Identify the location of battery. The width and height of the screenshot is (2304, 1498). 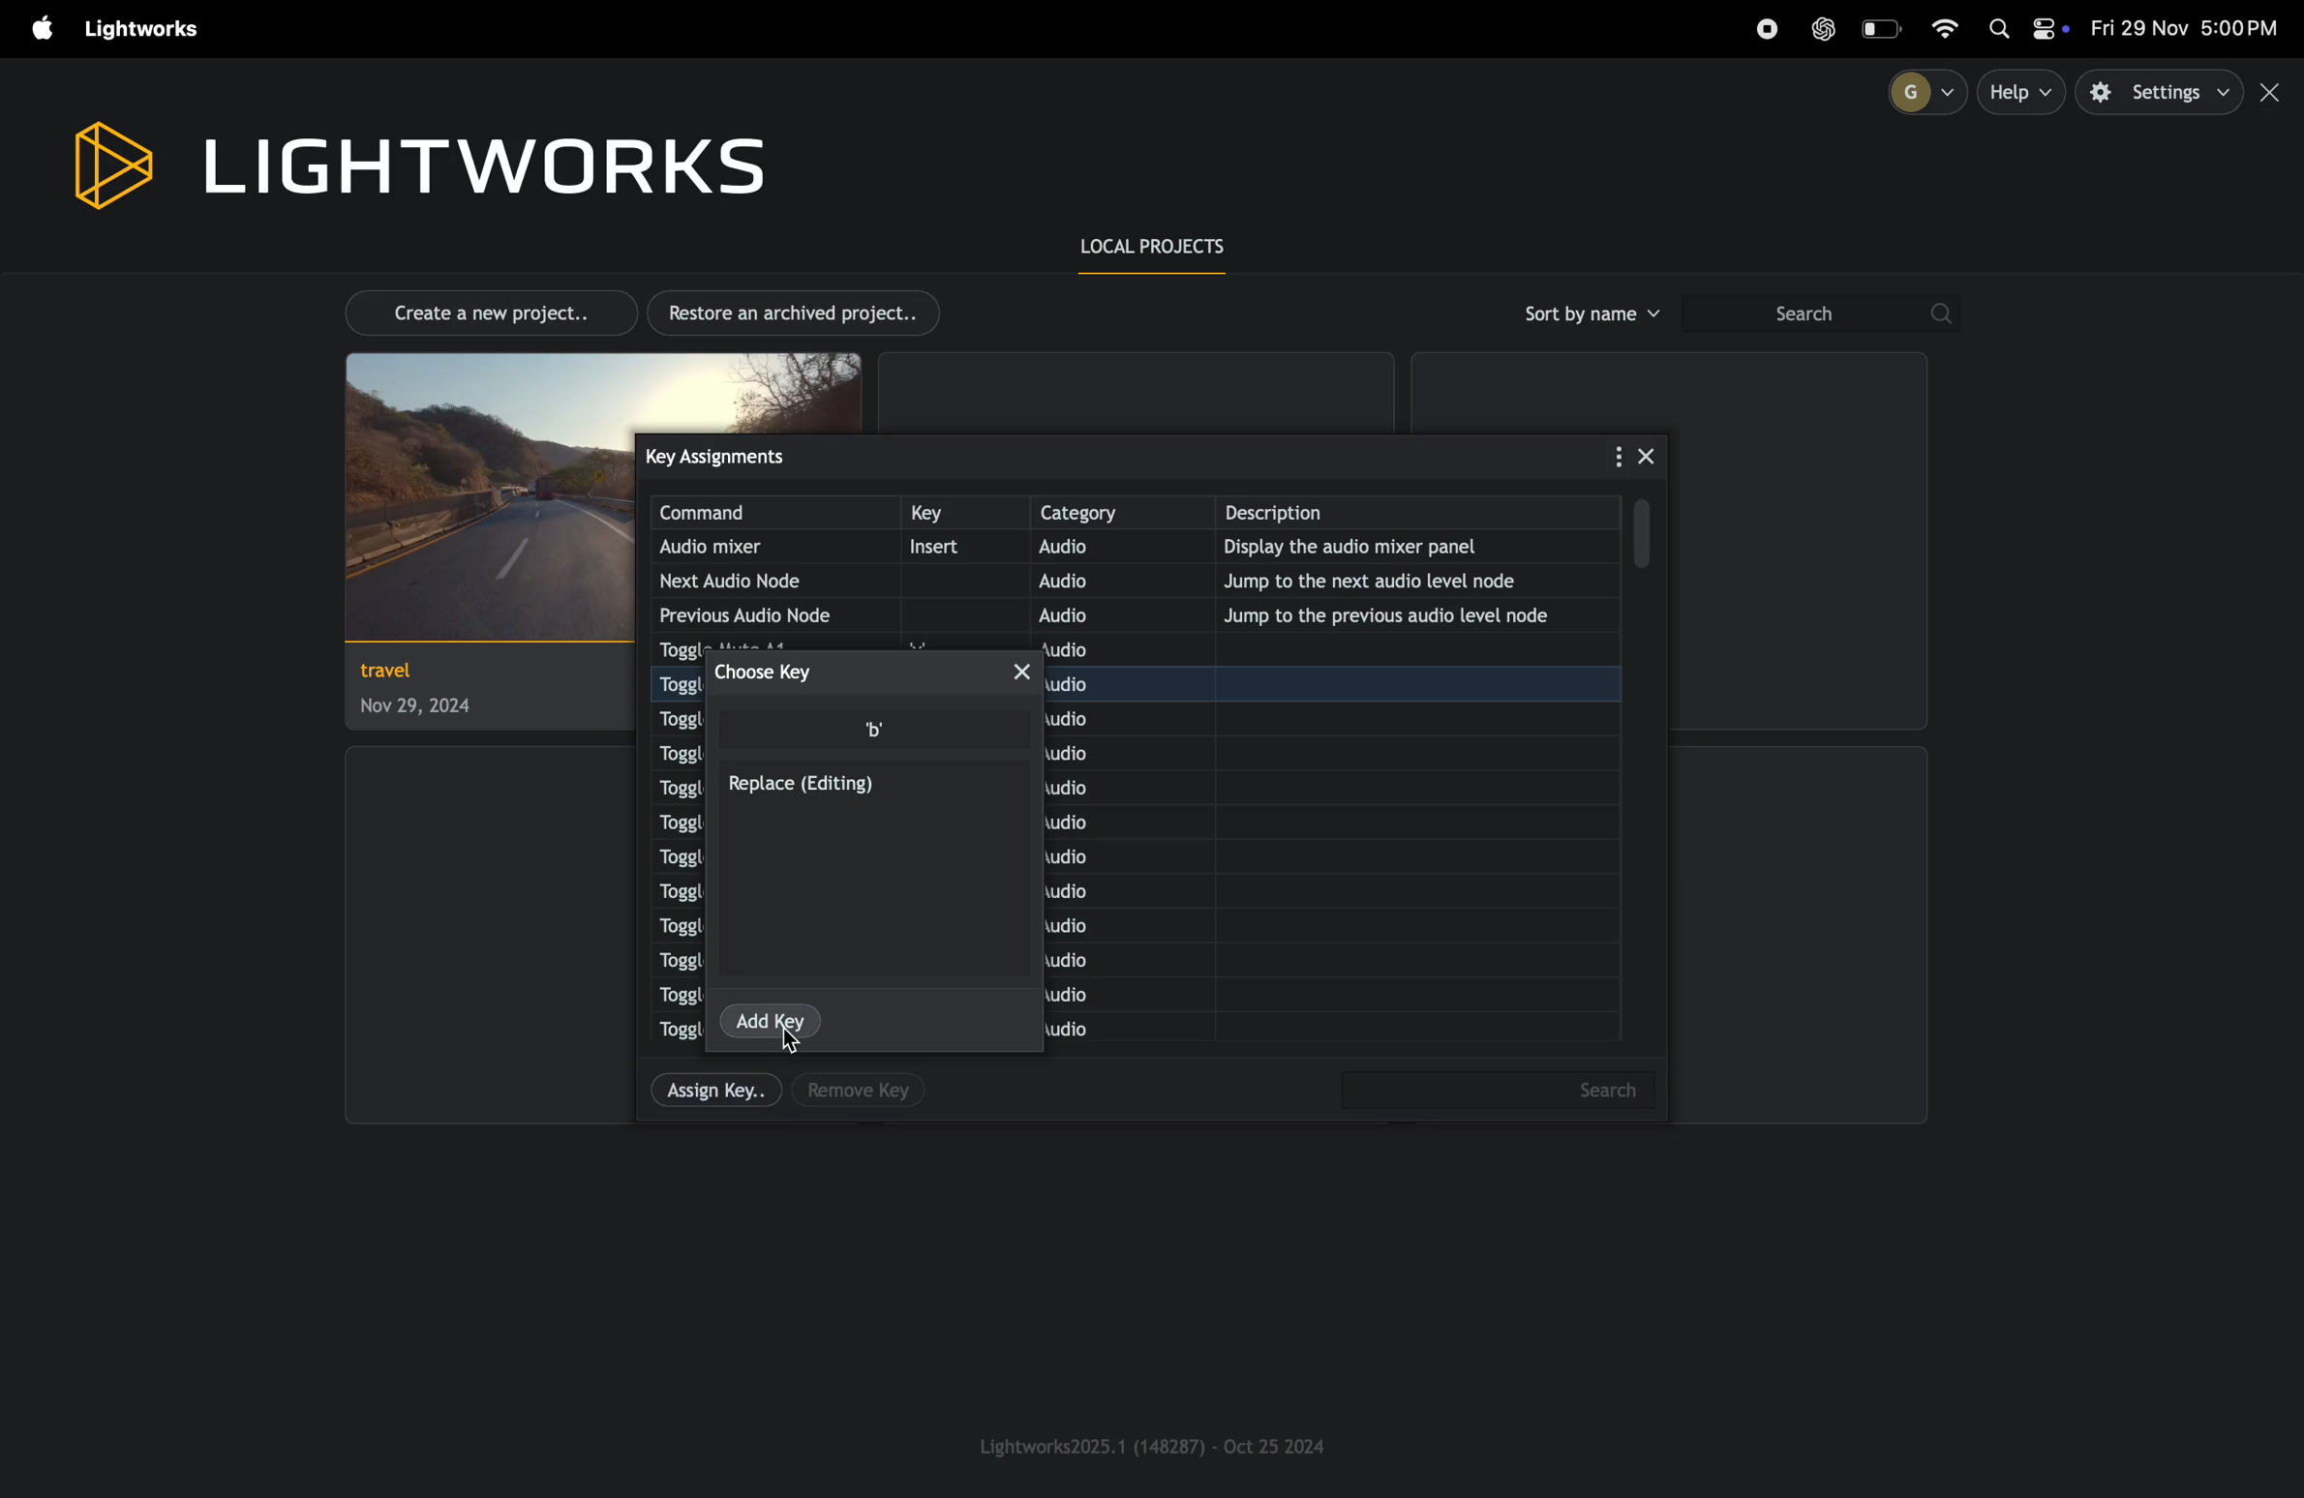
(1884, 28).